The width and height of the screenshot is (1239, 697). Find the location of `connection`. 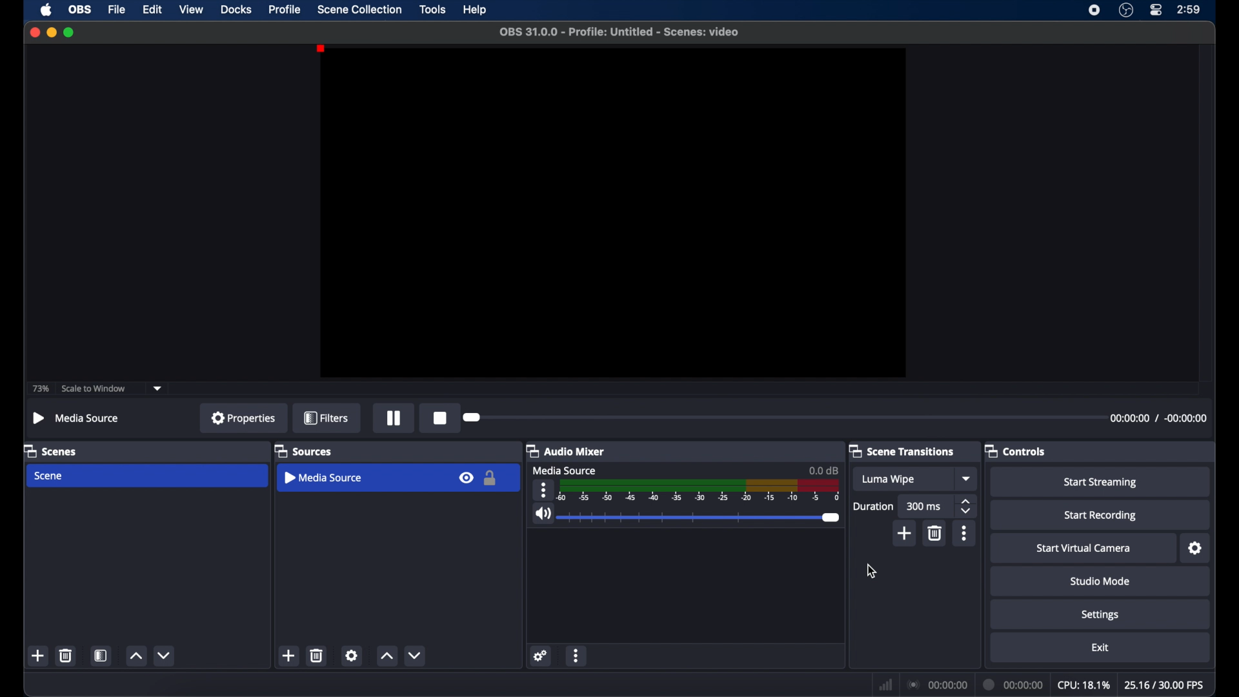

connection is located at coordinates (936, 685).